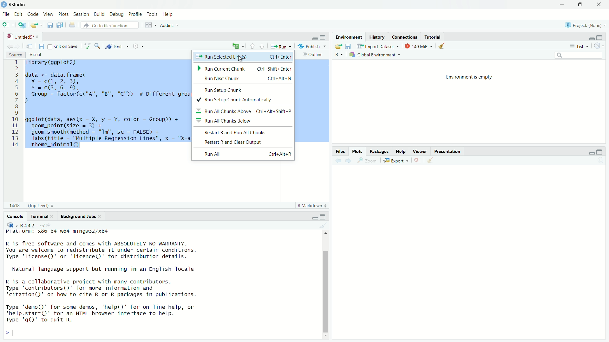  Describe the element at coordinates (418, 46) in the screenshot. I see `140 MiB =` at that location.